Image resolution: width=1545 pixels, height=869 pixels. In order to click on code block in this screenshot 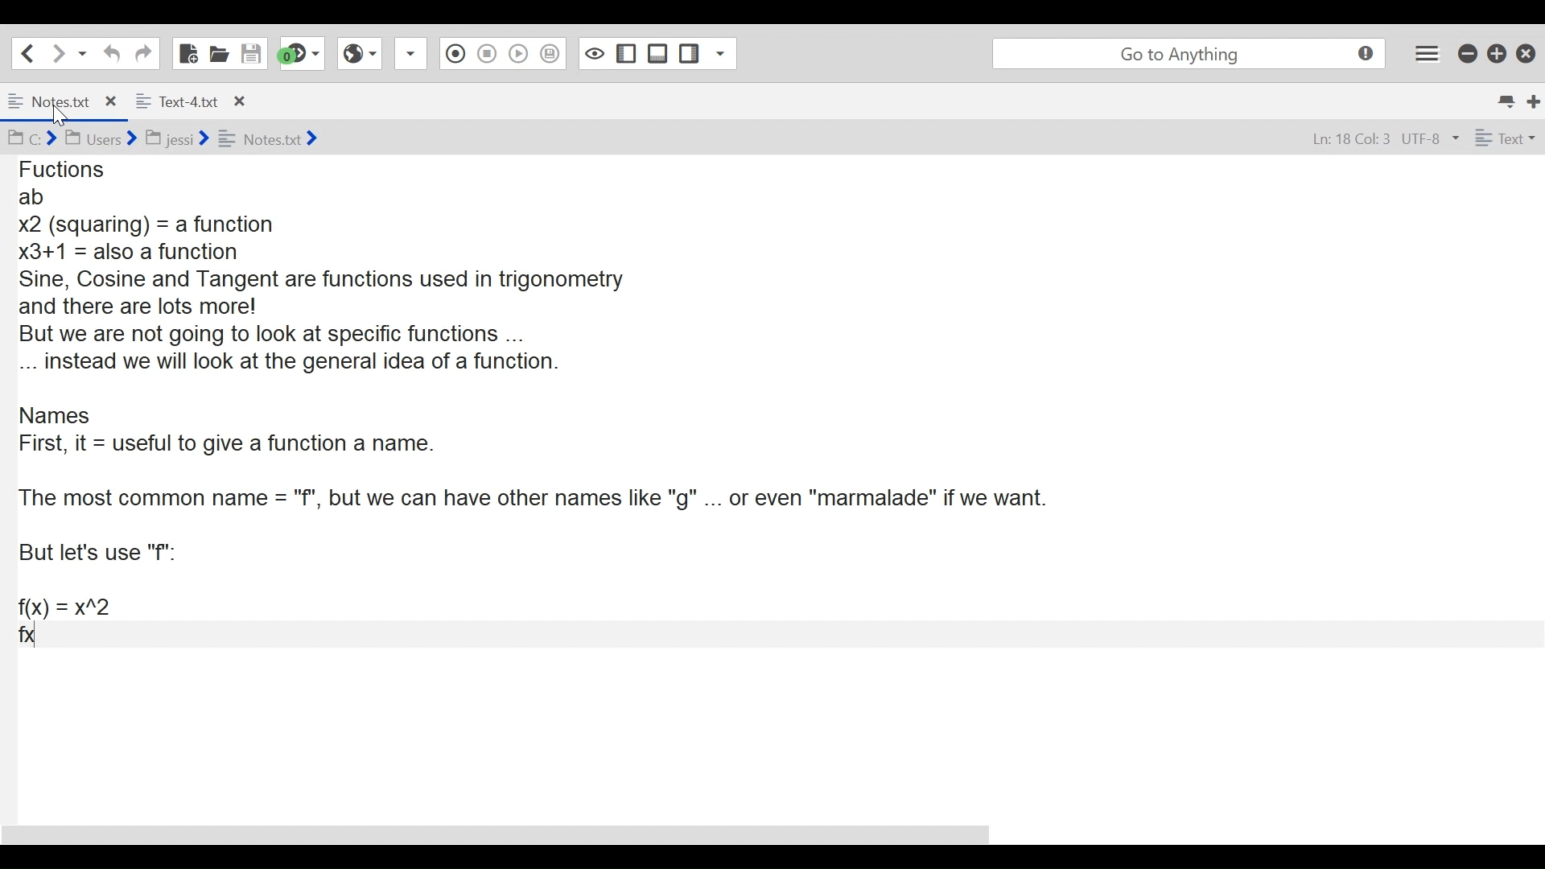, I will do `click(765, 439)`.